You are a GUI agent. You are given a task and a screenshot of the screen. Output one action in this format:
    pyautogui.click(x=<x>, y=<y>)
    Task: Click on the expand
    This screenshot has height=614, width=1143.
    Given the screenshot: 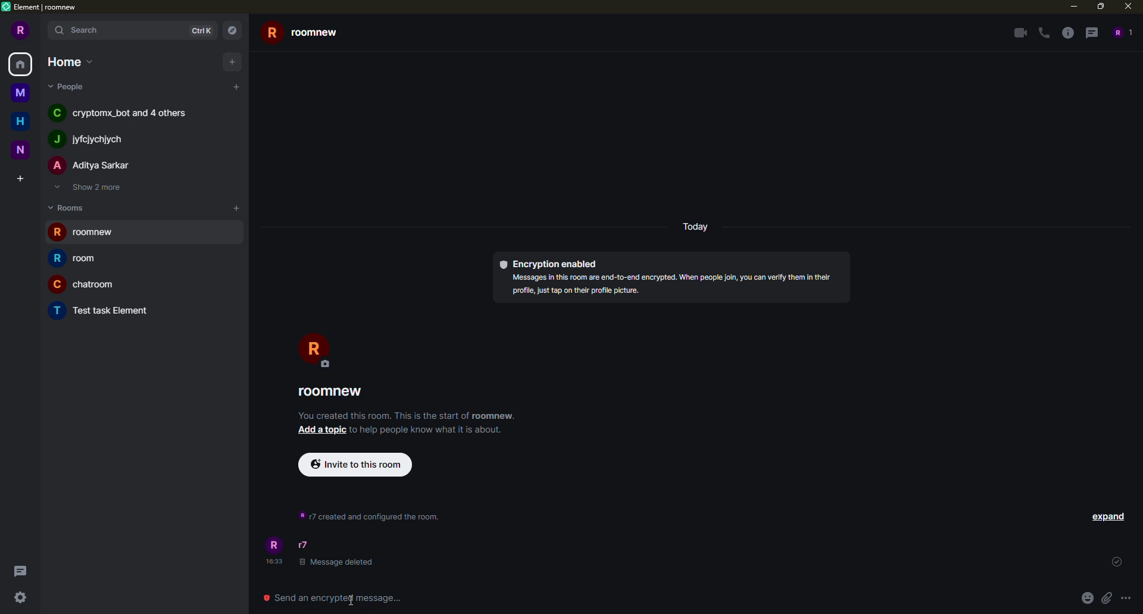 What is the action you would take?
    pyautogui.click(x=1108, y=516)
    